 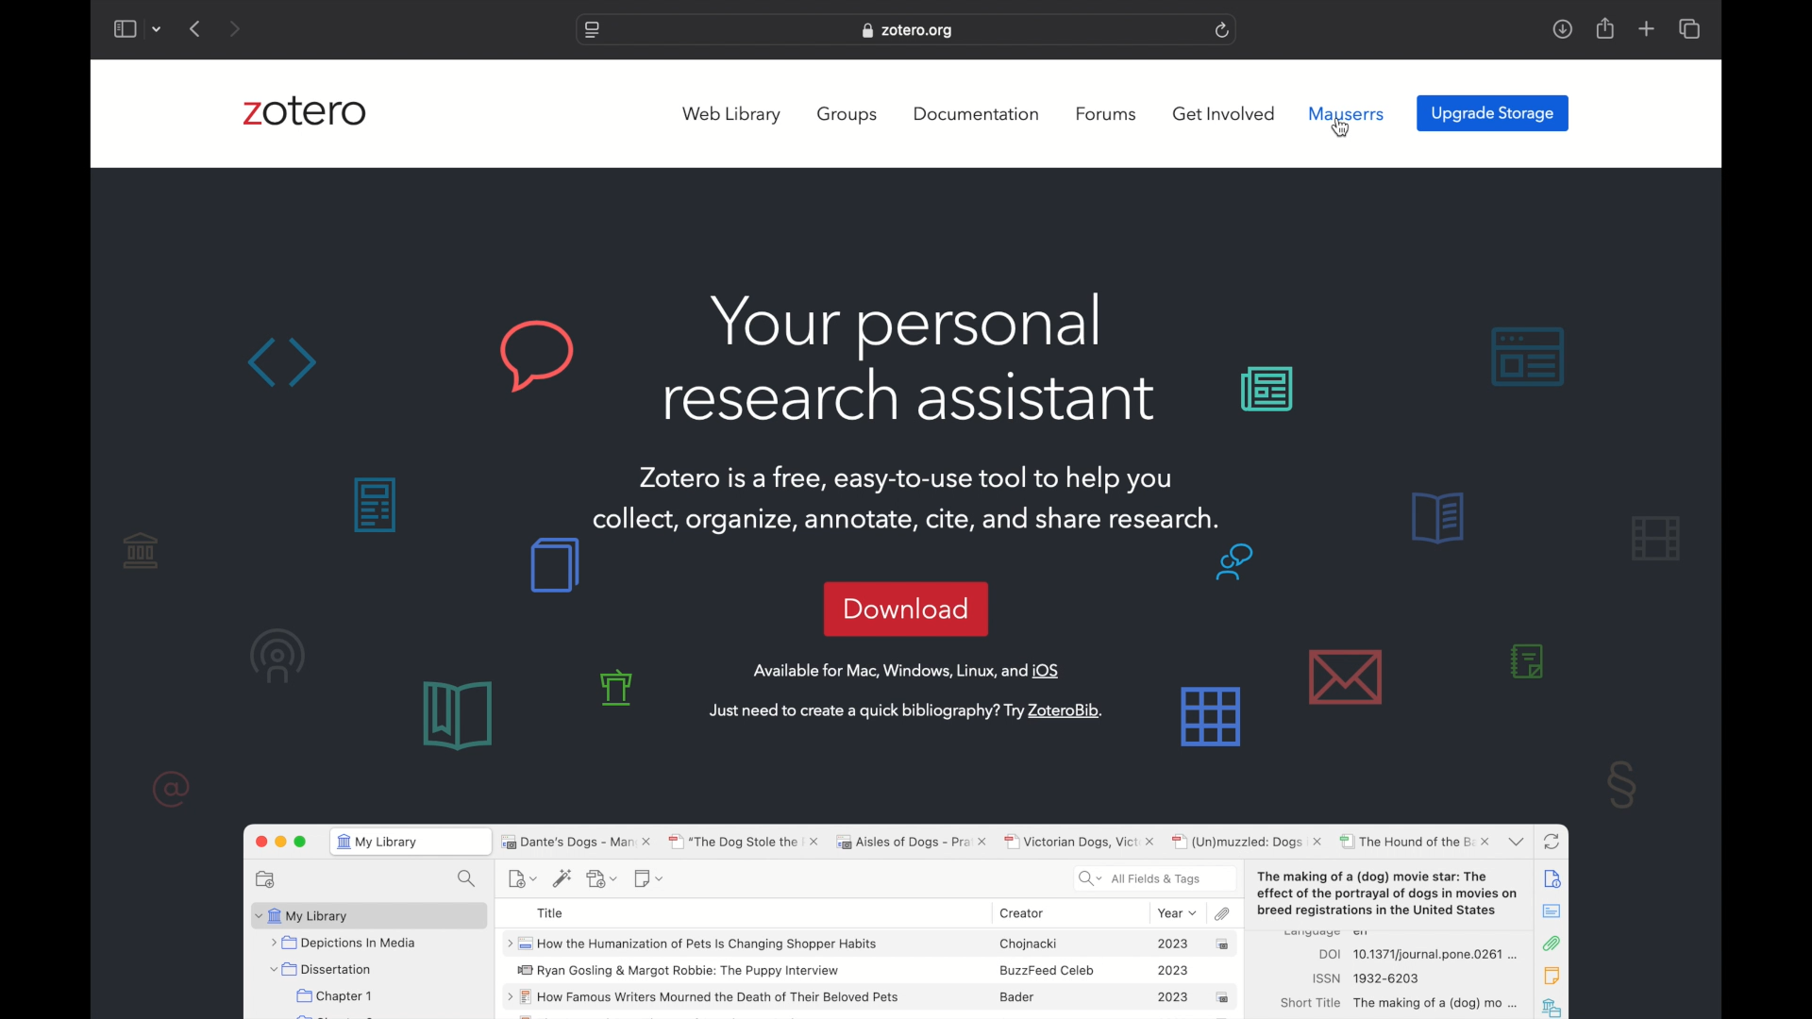 I want to click on get involved, so click(x=1224, y=113).